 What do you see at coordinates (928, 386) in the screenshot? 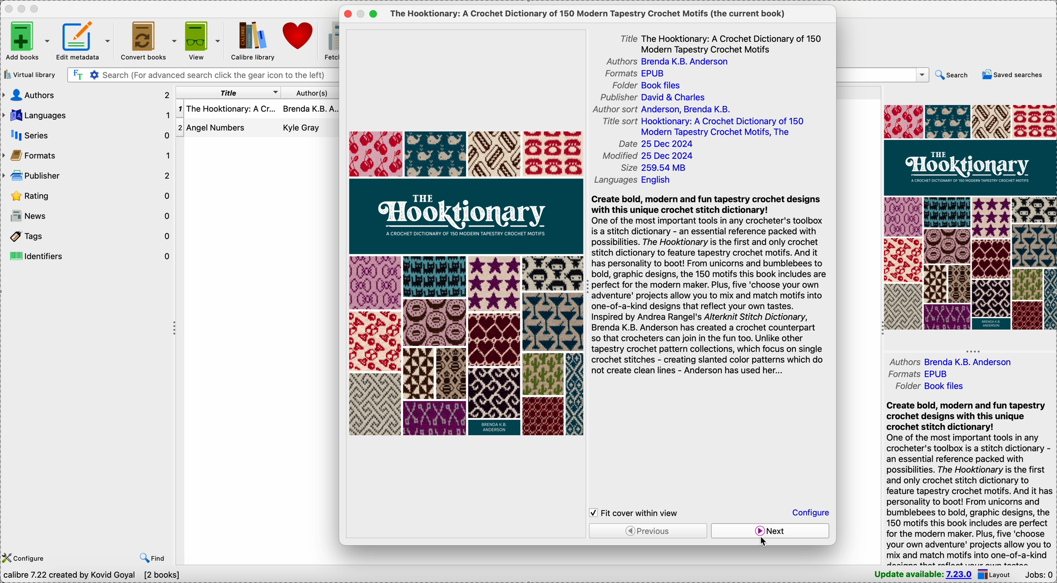
I see `folder` at bounding box center [928, 386].